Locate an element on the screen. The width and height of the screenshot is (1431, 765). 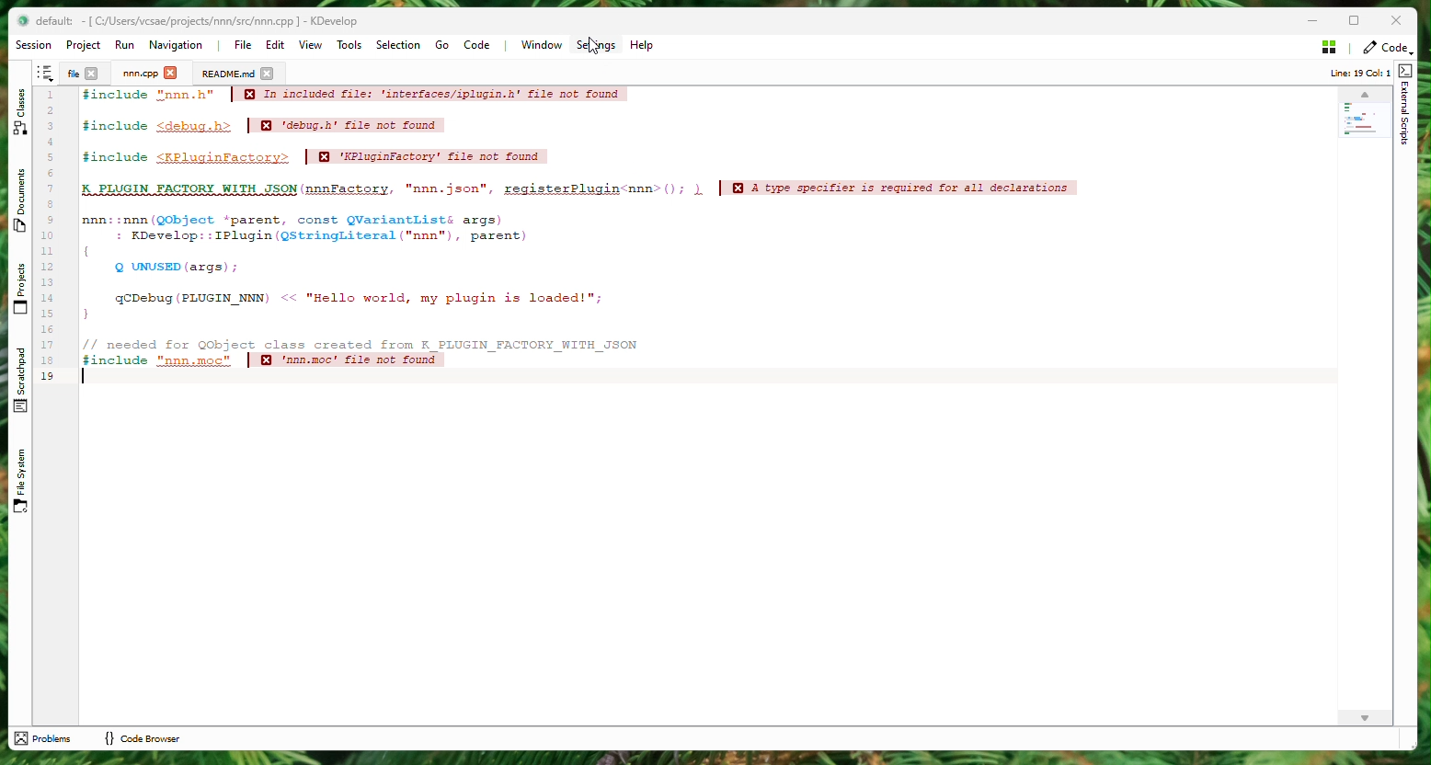
Scratchpad is located at coordinates (22, 379).